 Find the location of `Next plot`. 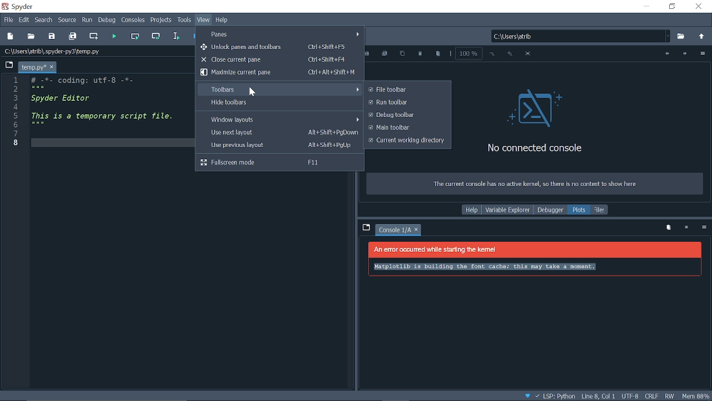

Next plot is located at coordinates (684, 54).